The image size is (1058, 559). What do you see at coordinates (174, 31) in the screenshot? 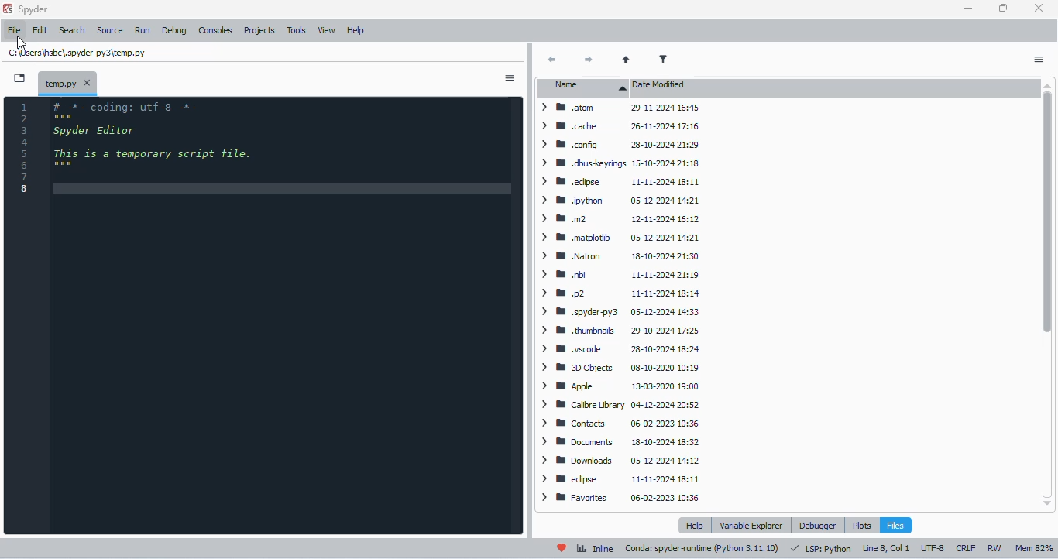
I see `debug` at bounding box center [174, 31].